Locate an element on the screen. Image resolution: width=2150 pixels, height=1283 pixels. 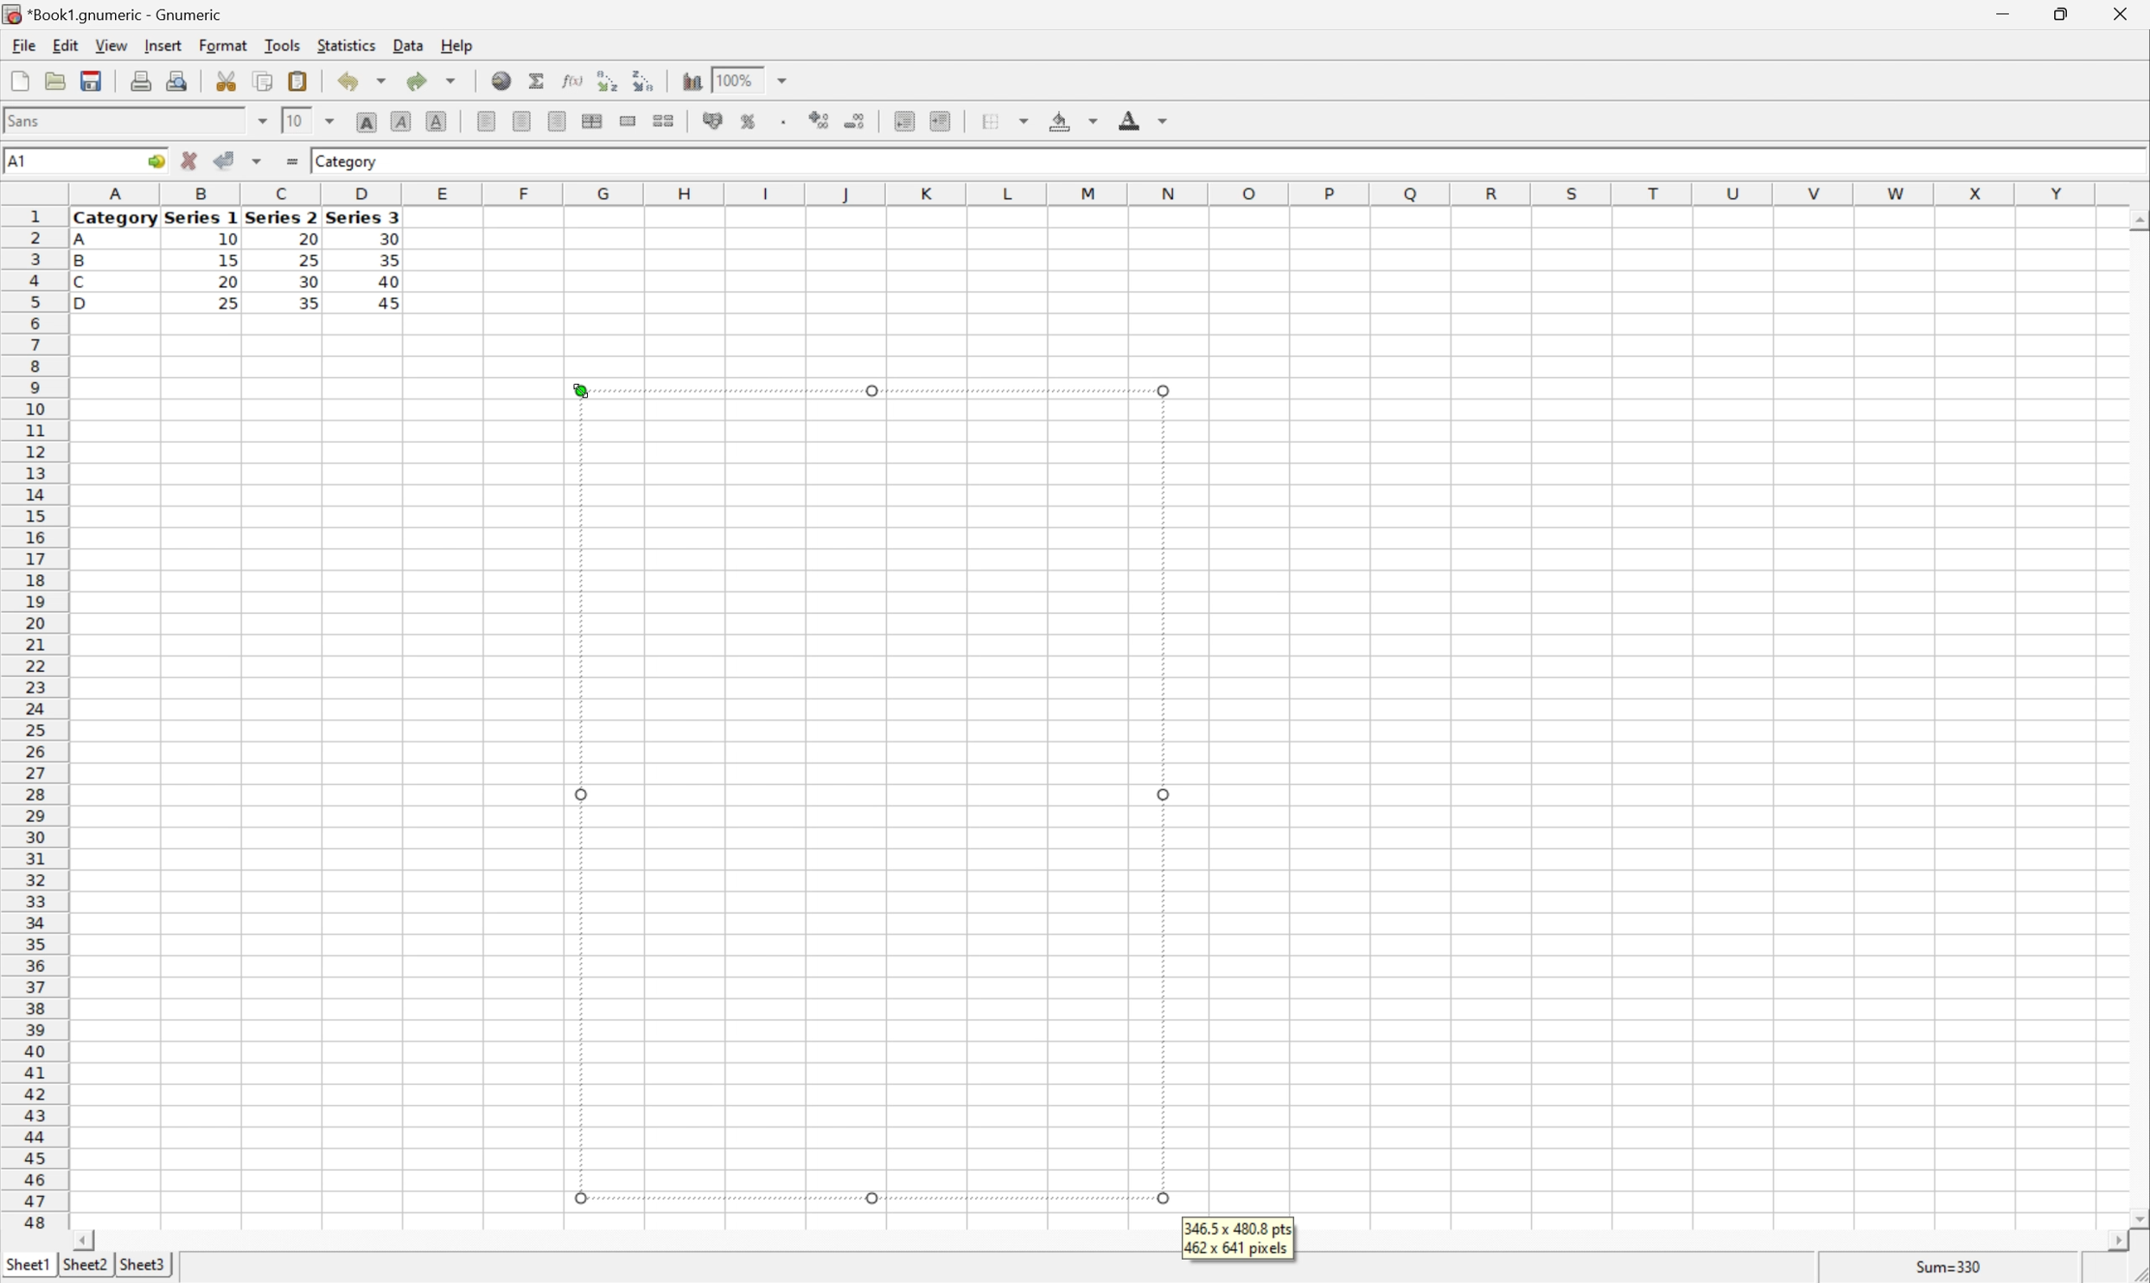
10 is located at coordinates (296, 121).